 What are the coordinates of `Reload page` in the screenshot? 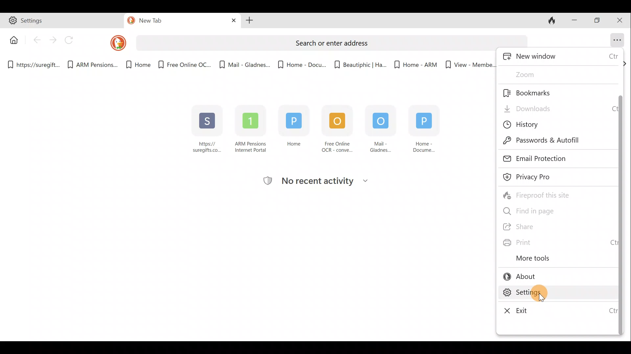 It's located at (70, 39).